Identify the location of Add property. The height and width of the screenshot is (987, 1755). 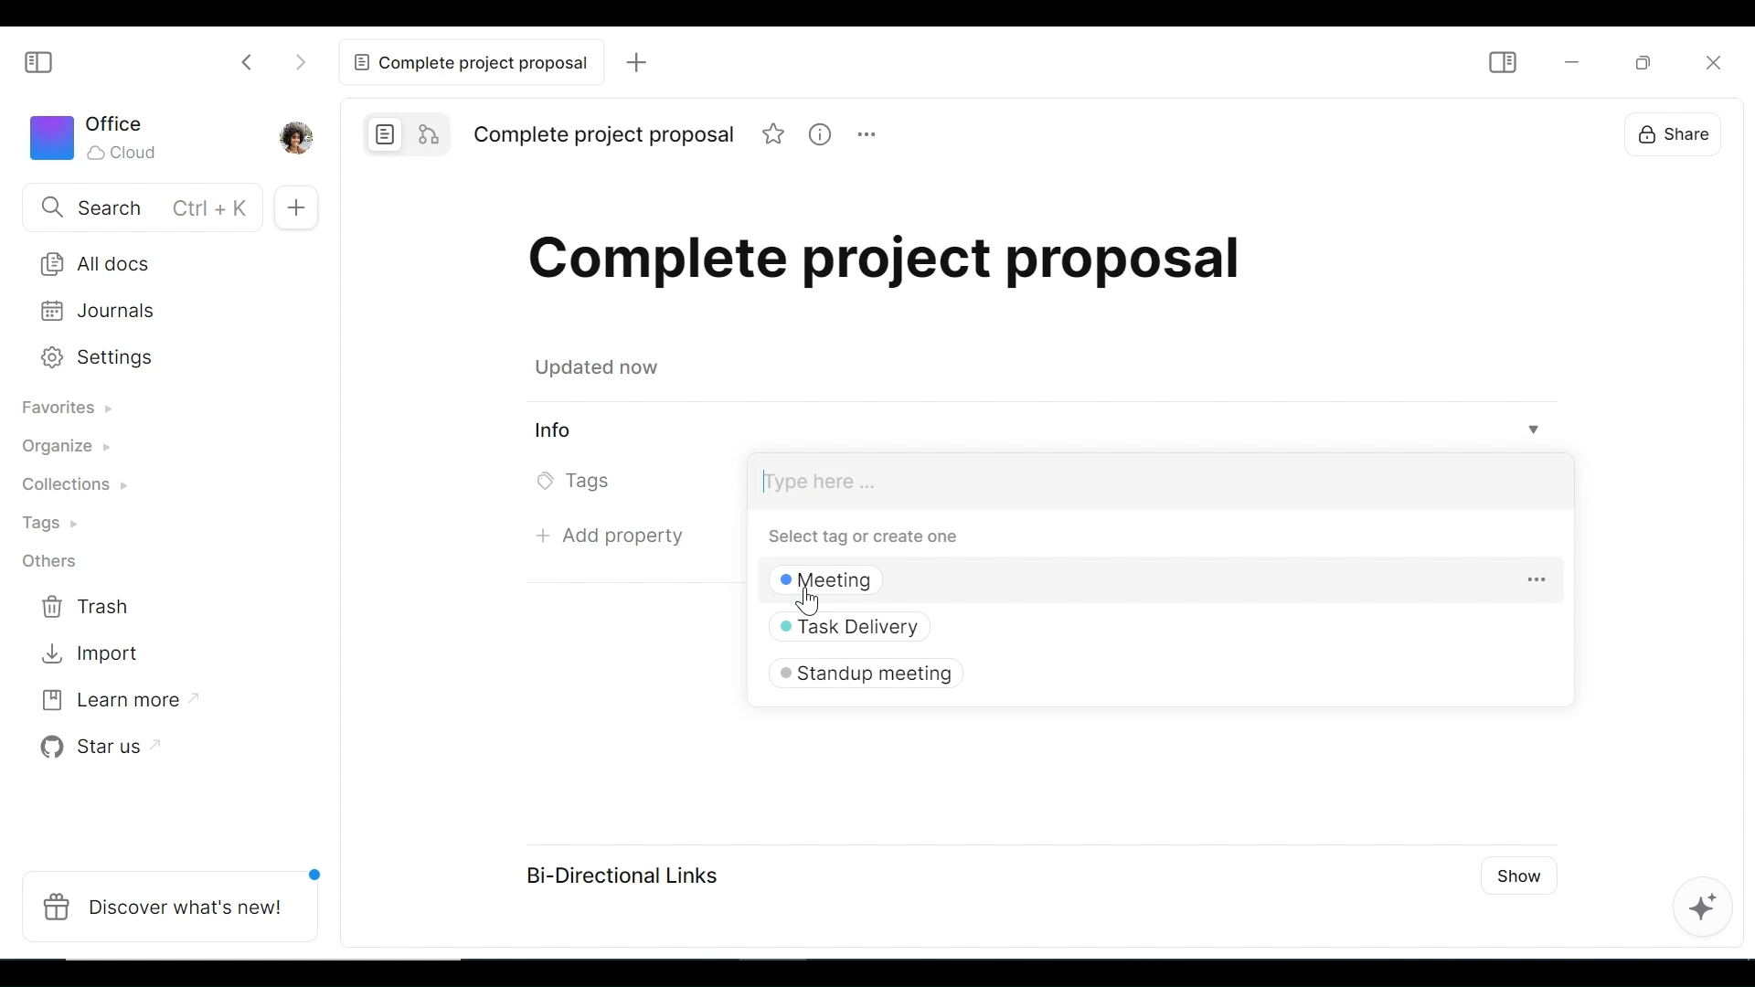
(605, 541).